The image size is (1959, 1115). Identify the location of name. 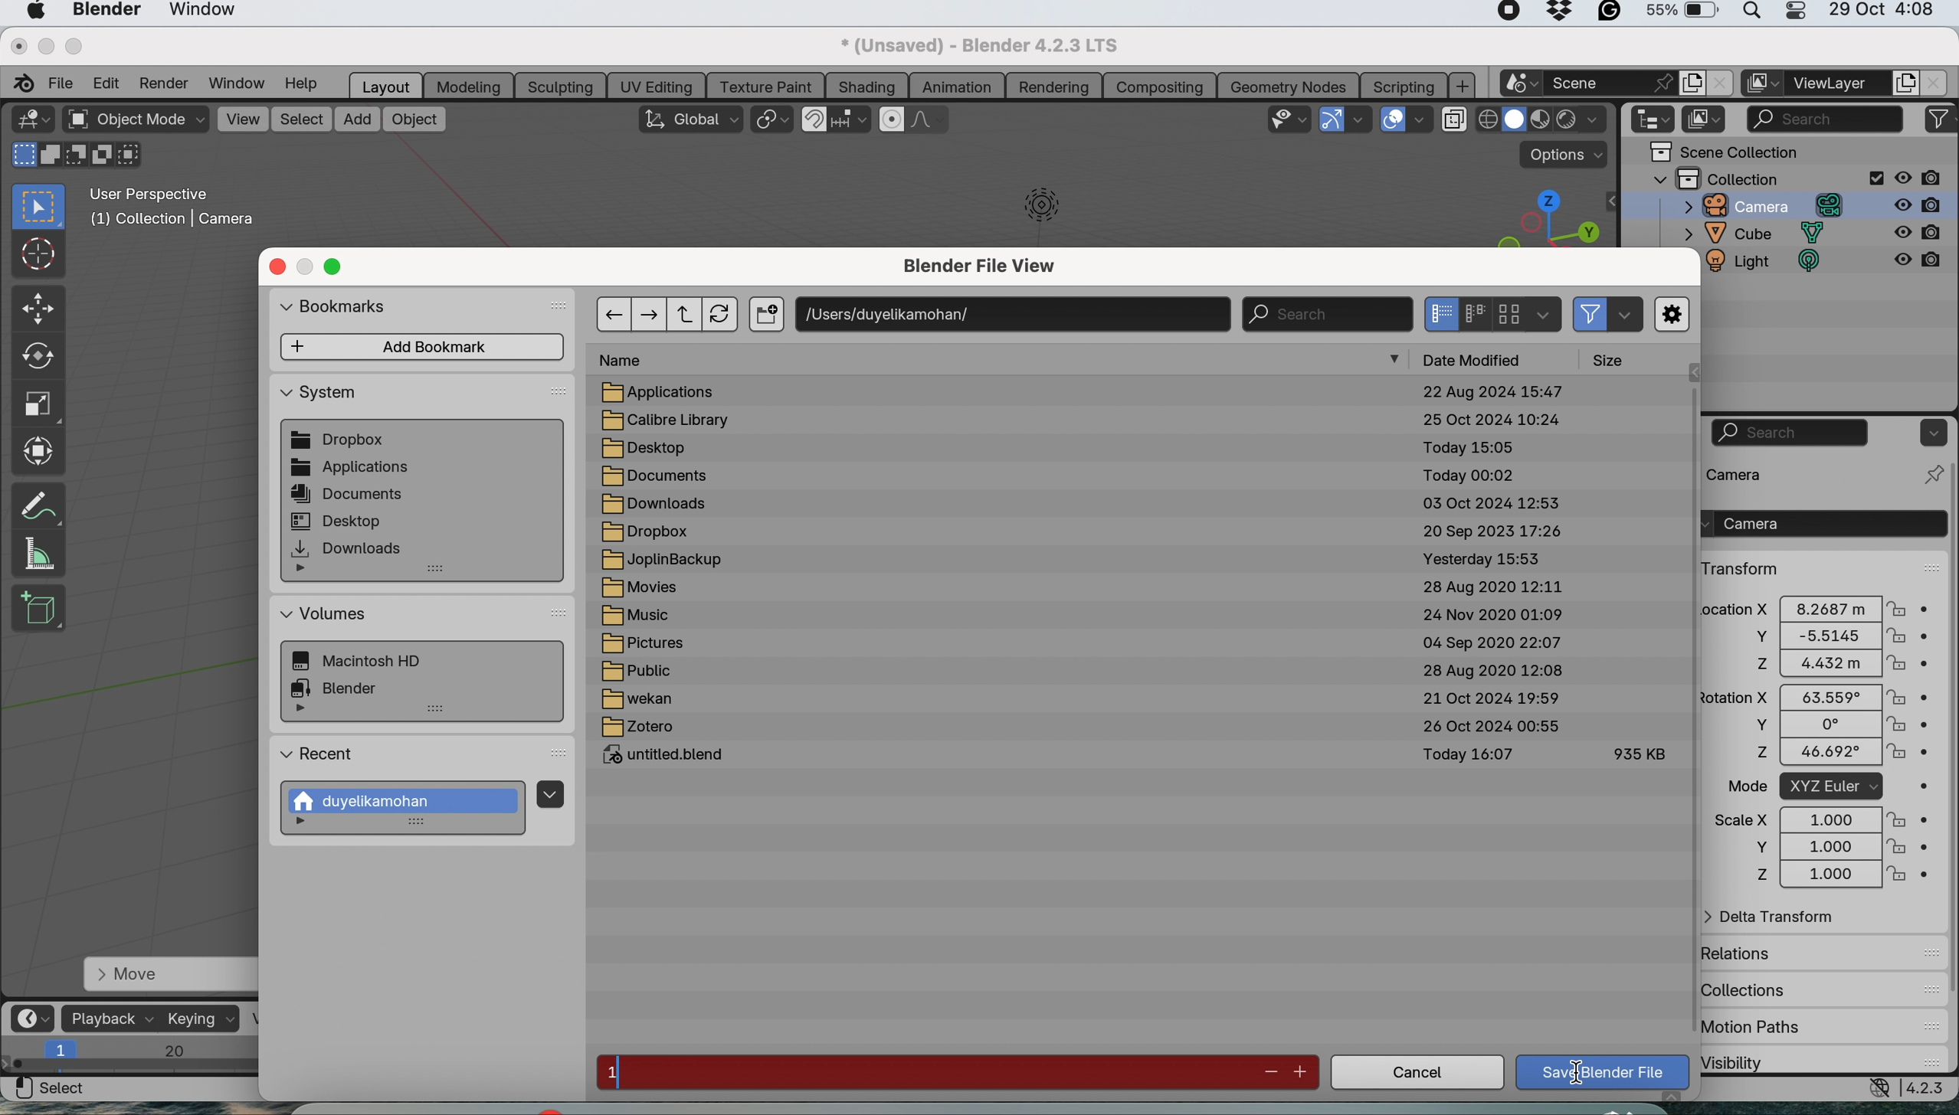
(631, 361).